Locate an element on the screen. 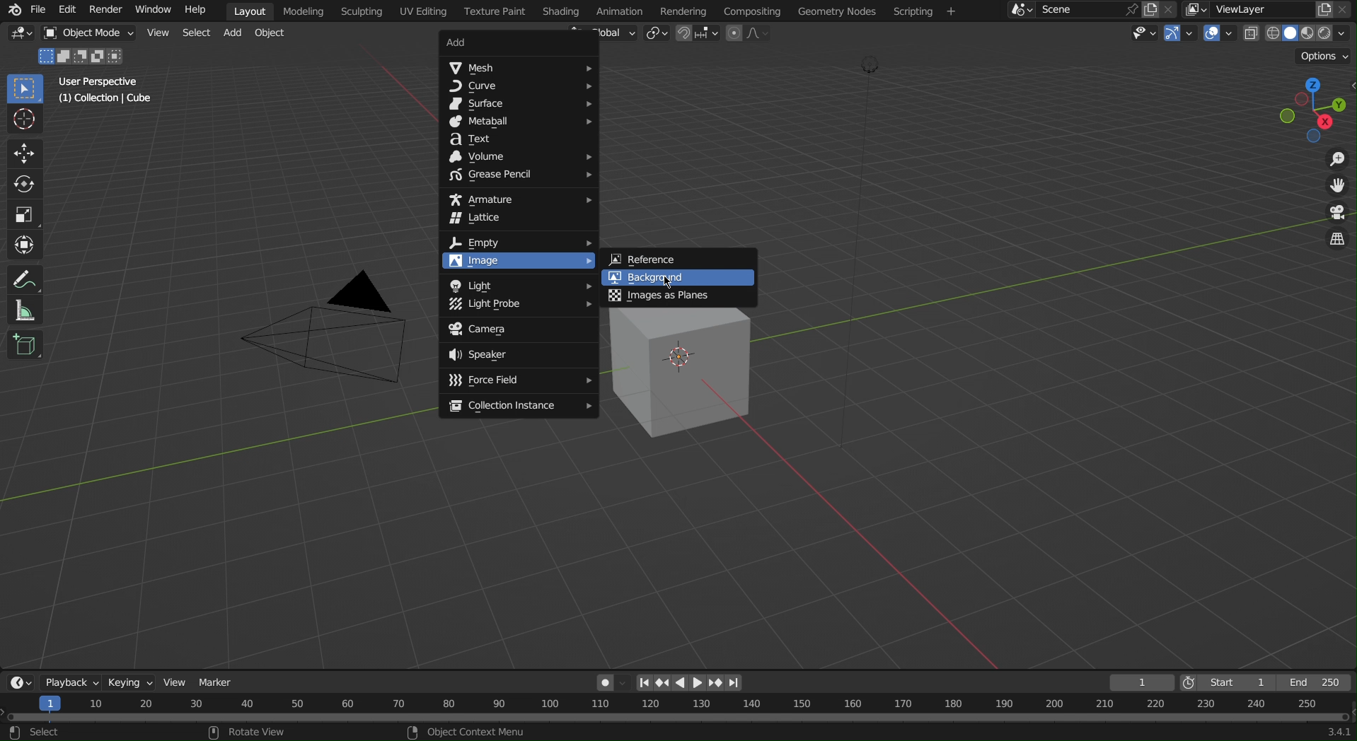 This screenshot has height=741, width=1357. Options is located at coordinates (1322, 55).